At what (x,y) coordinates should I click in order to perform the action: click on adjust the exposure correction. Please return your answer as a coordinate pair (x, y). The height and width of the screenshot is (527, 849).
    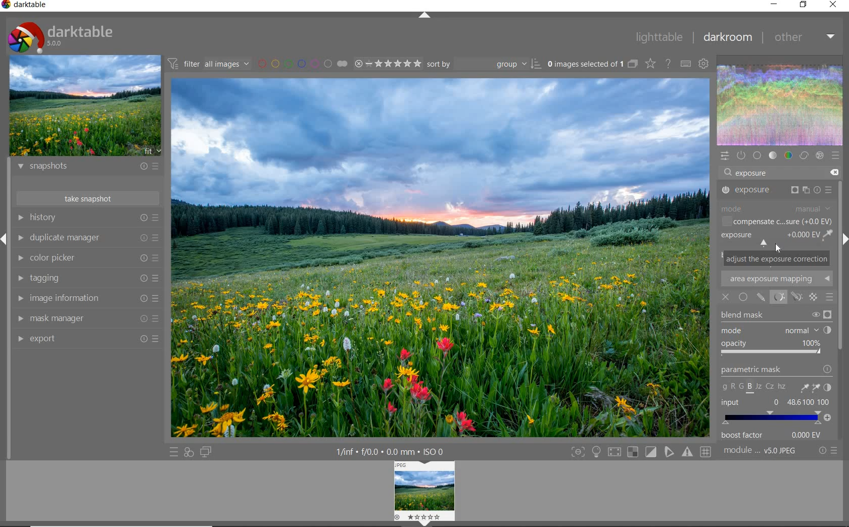
    Looking at the image, I should click on (777, 258).